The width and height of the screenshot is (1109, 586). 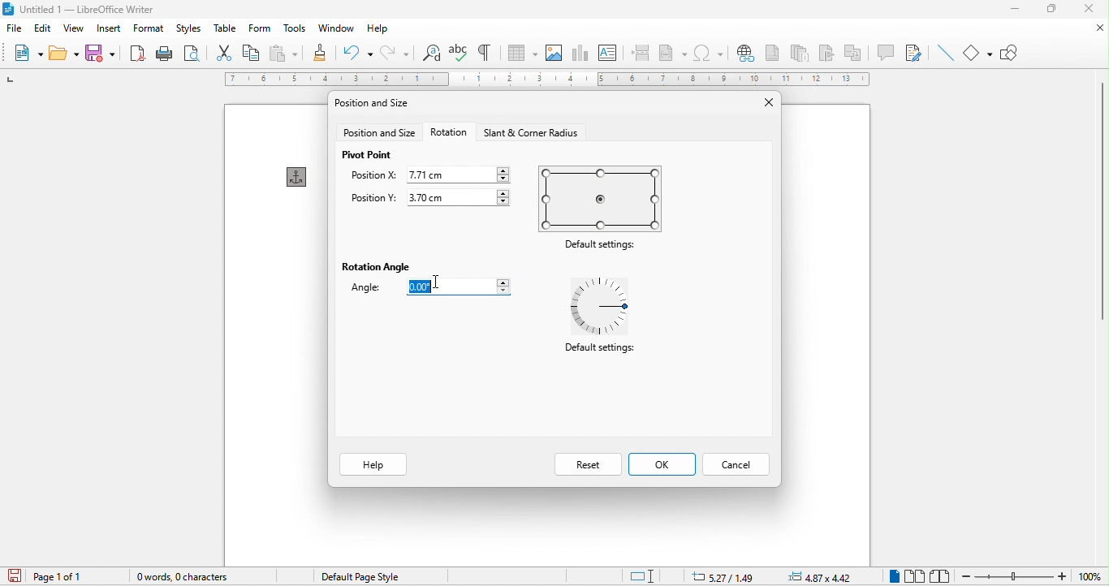 I want to click on clone formatting, so click(x=318, y=54).